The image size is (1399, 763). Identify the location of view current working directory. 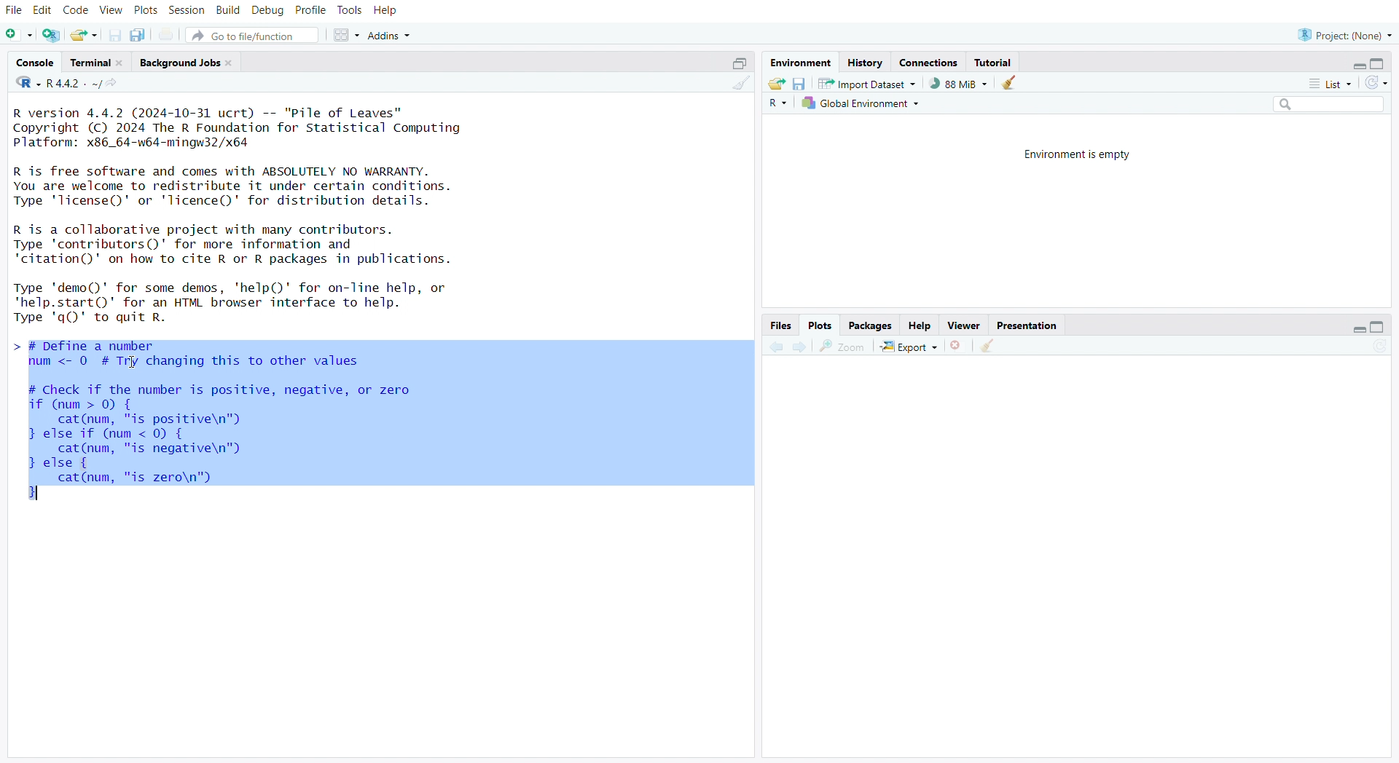
(115, 84).